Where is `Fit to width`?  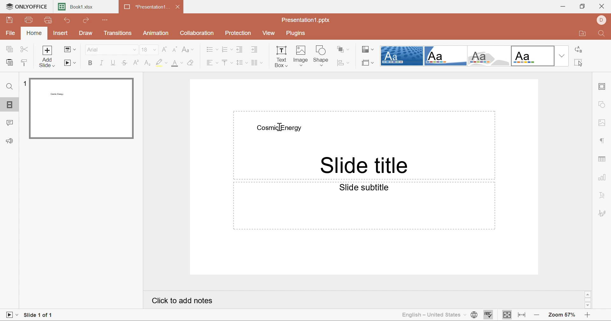
Fit to width is located at coordinates (522, 314).